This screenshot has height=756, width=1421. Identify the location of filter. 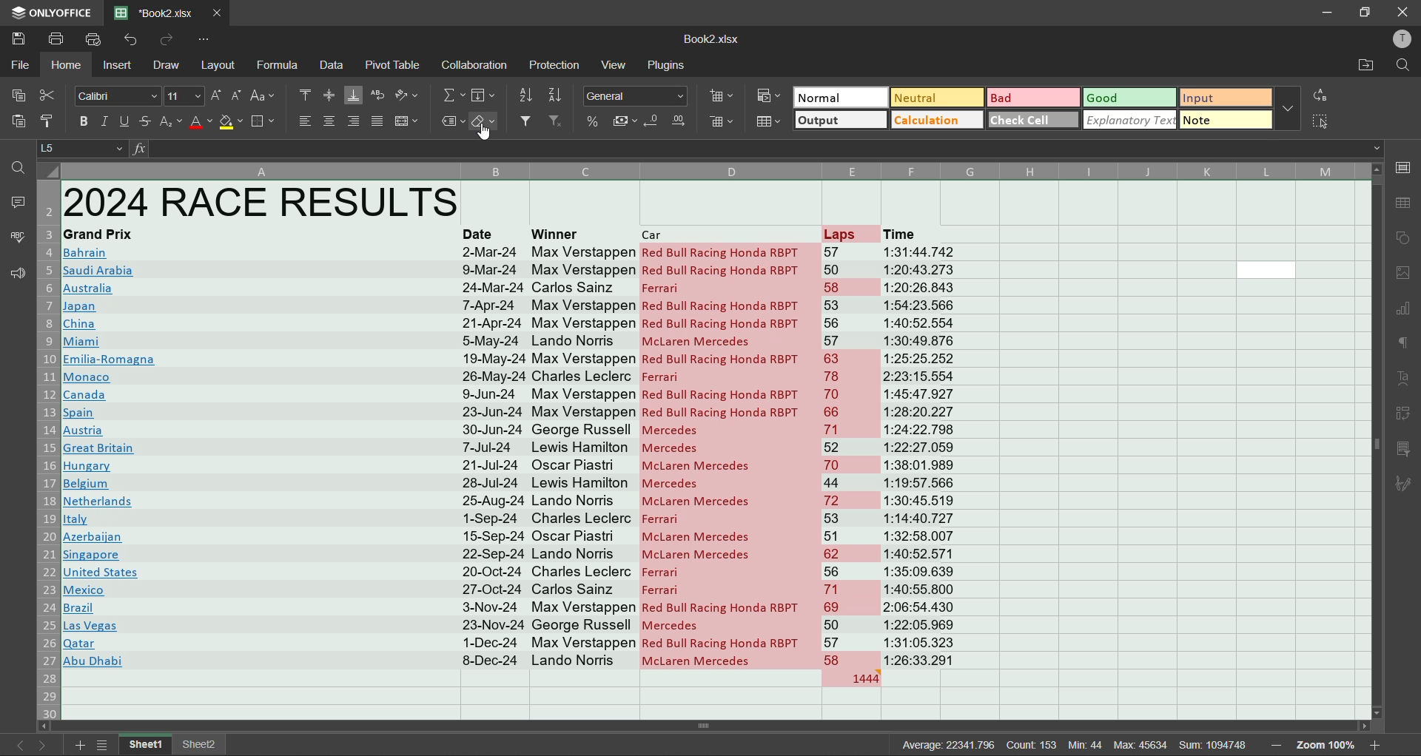
(527, 122).